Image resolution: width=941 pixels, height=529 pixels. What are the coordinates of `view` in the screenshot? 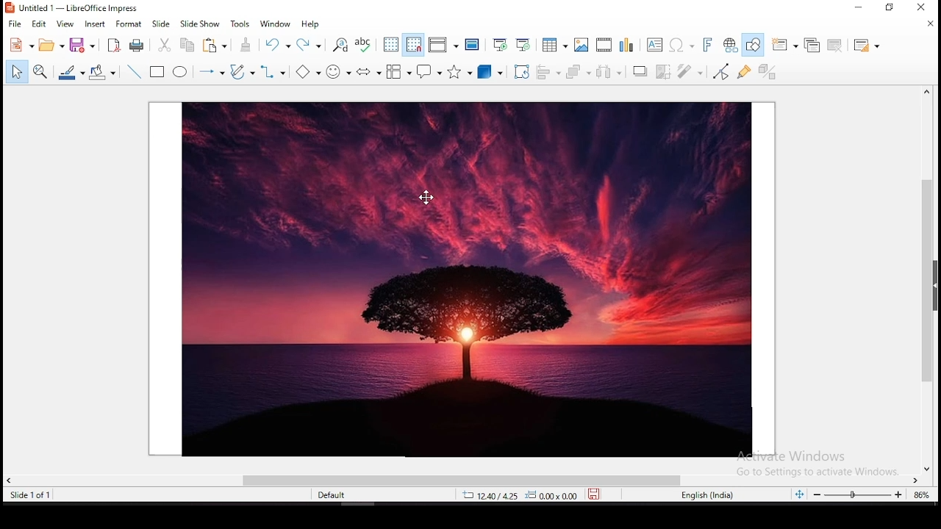 It's located at (65, 24).